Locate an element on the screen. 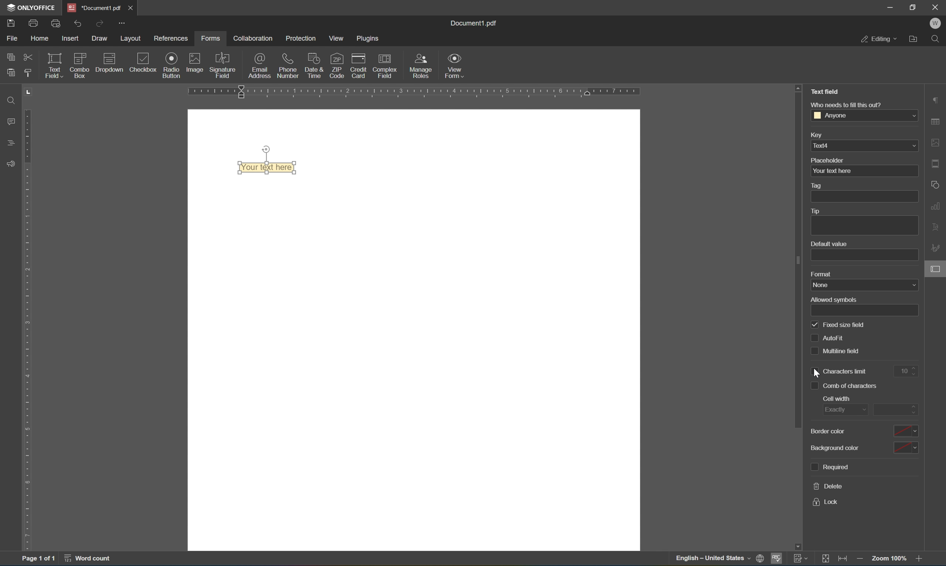 The height and width of the screenshot is (566, 946). forms is located at coordinates (212, 38).